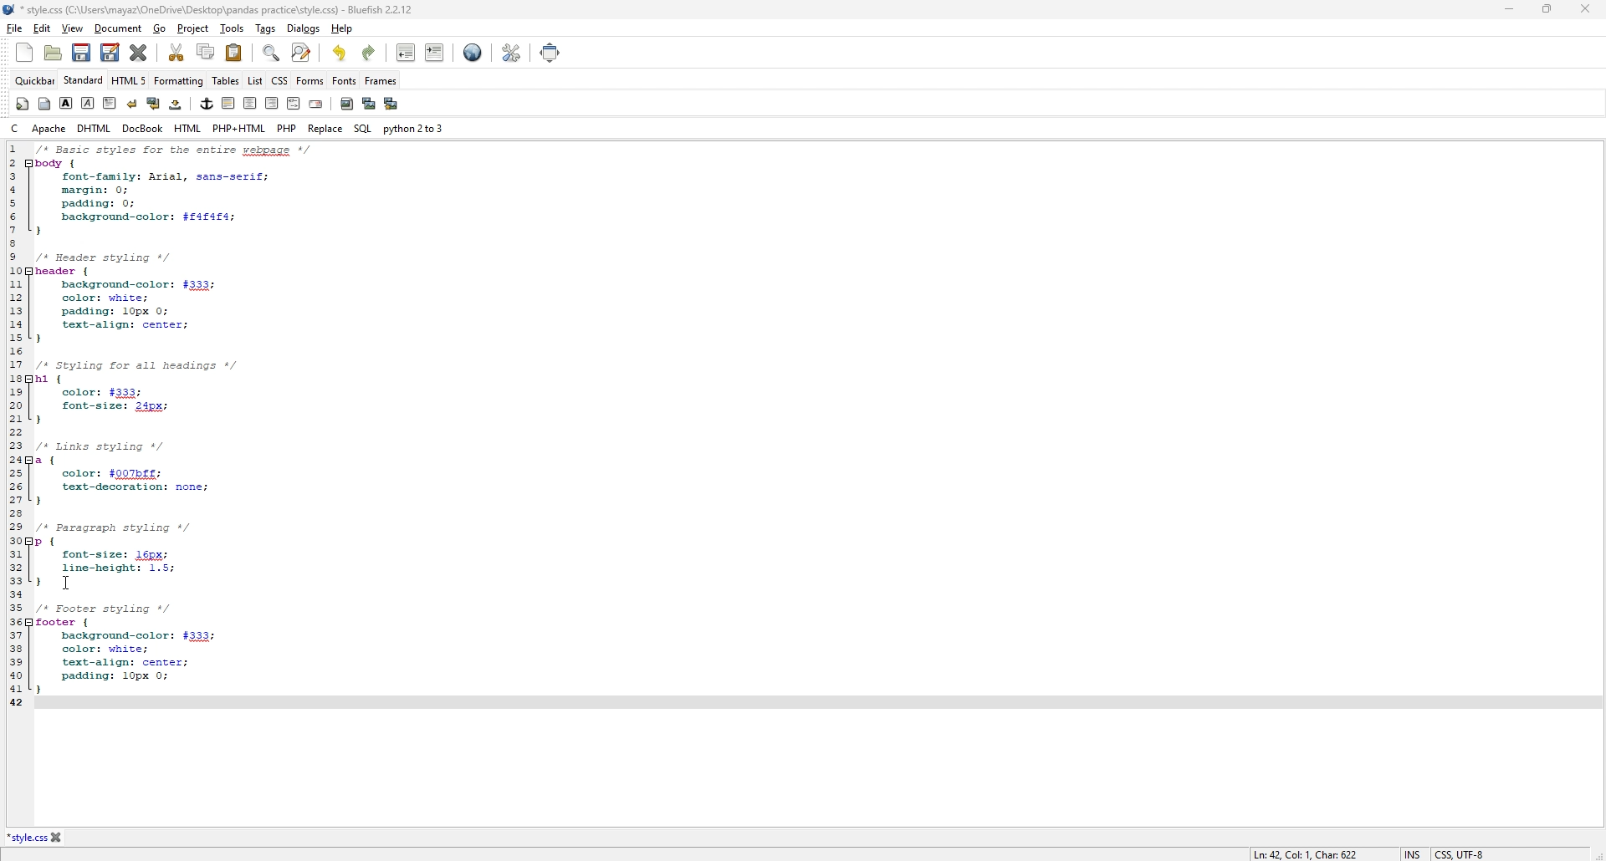 This screenshot has width=1606, height=861. I want to click on full screen, so click(549, 53).